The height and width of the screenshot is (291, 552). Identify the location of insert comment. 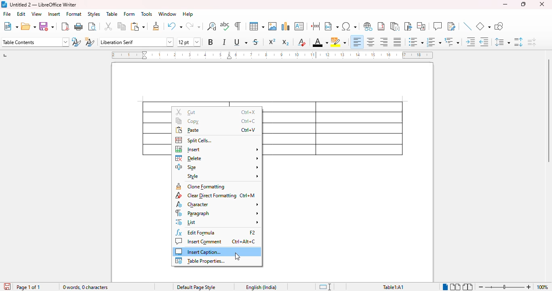
(438, 26).